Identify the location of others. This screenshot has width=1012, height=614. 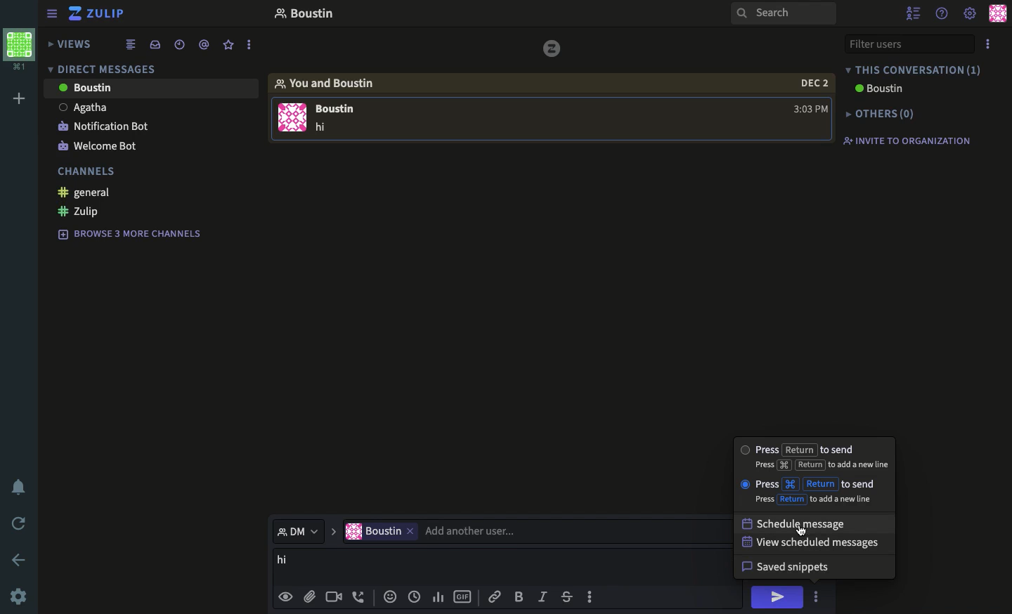
(886, 112).